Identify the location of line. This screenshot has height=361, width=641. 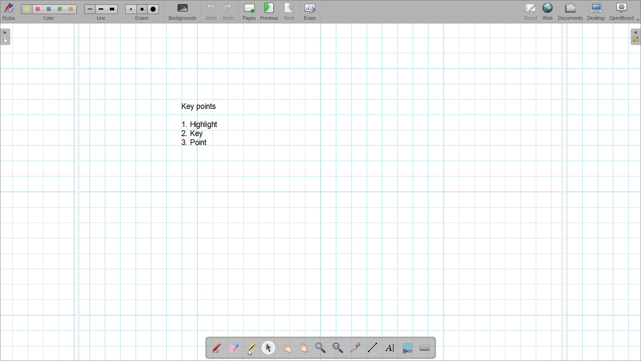
(103, 18).